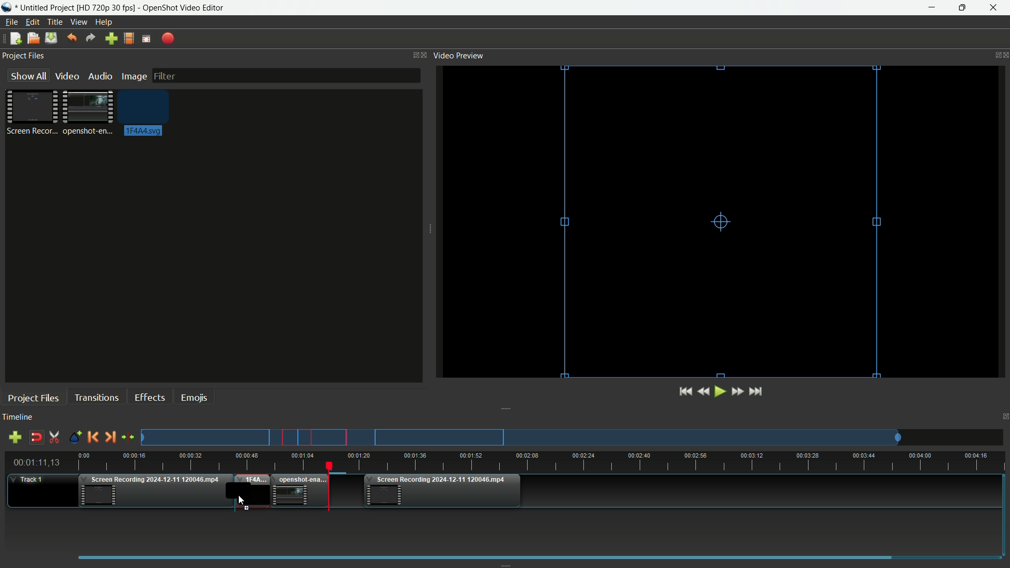 Image resolution: width=1010 pixels, height=568 pixels. Describe the element at coordinates (107, 8) in the screenshot. I see `Profile name` at that location.